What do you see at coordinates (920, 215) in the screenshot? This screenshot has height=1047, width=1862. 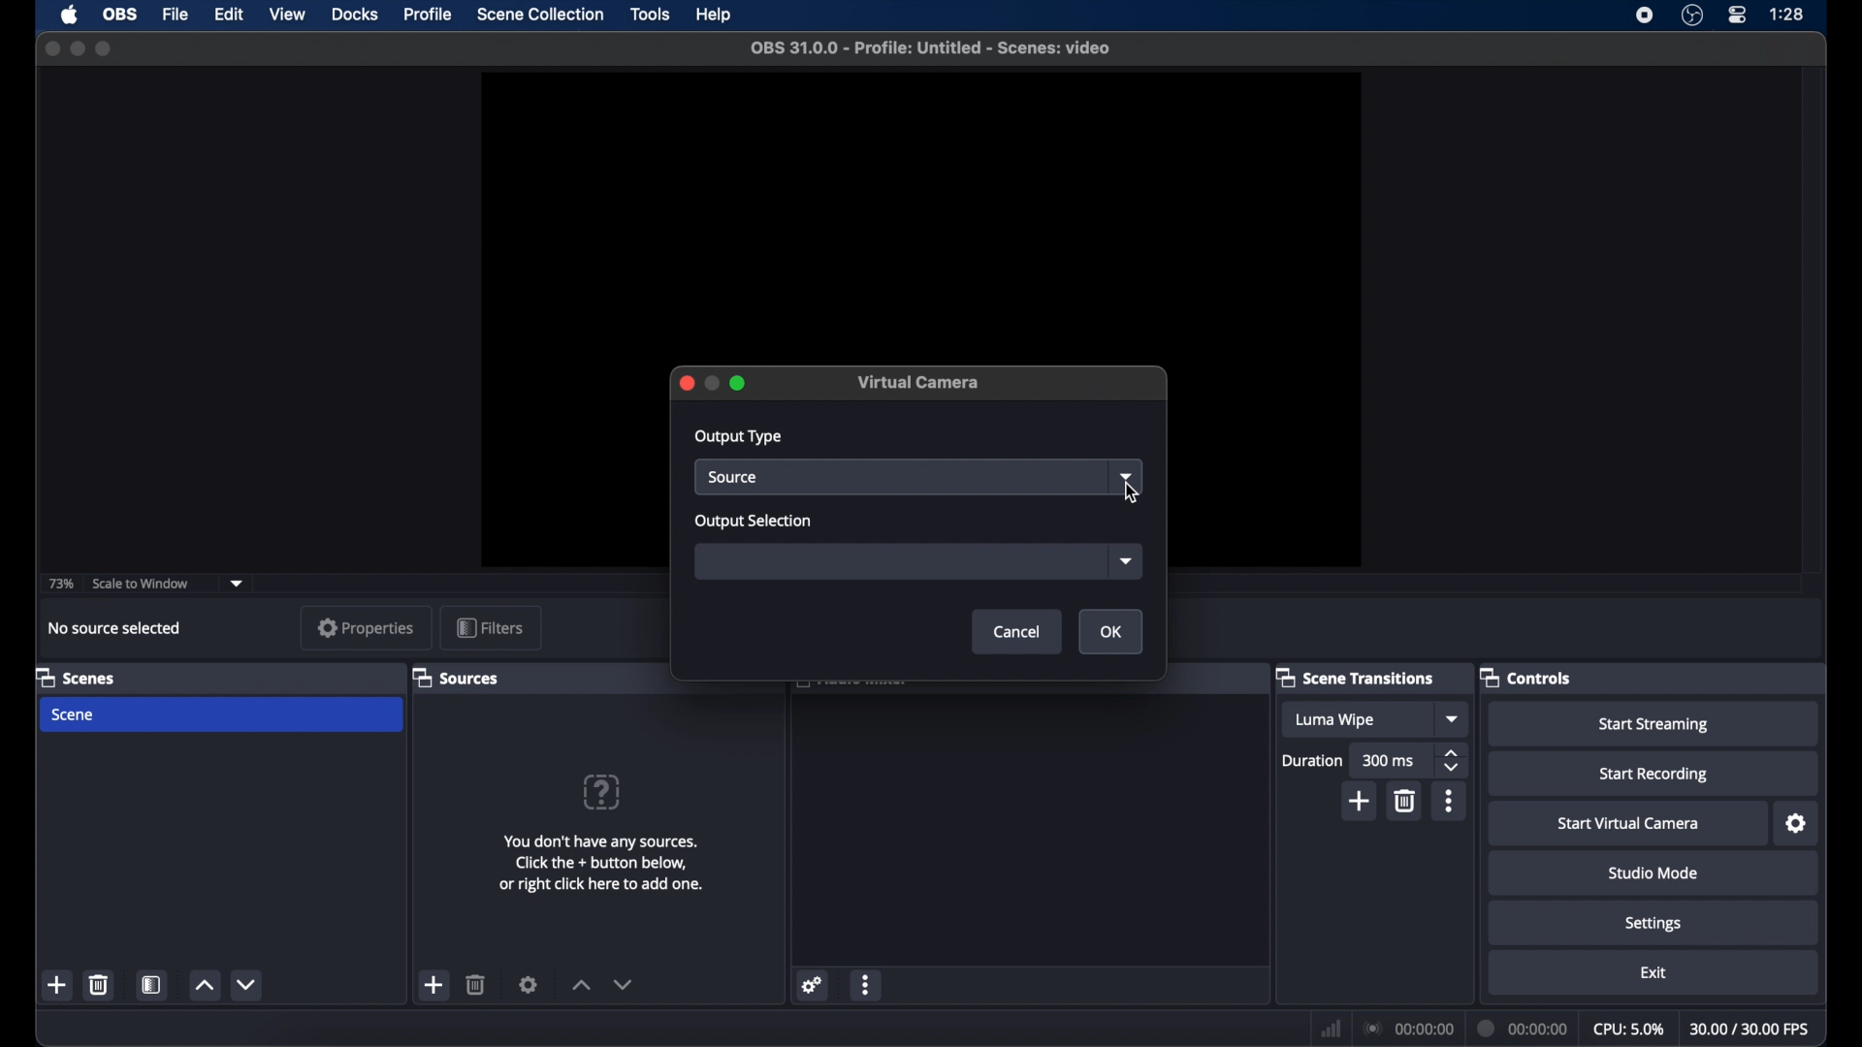 I see `preview` at bounding box center [920, 215].